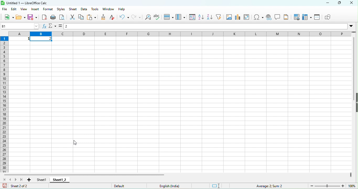  What do you see at coordinates (200, 18) in the screenshot?
I see `sort ascending` at bounding box center [200, 18].